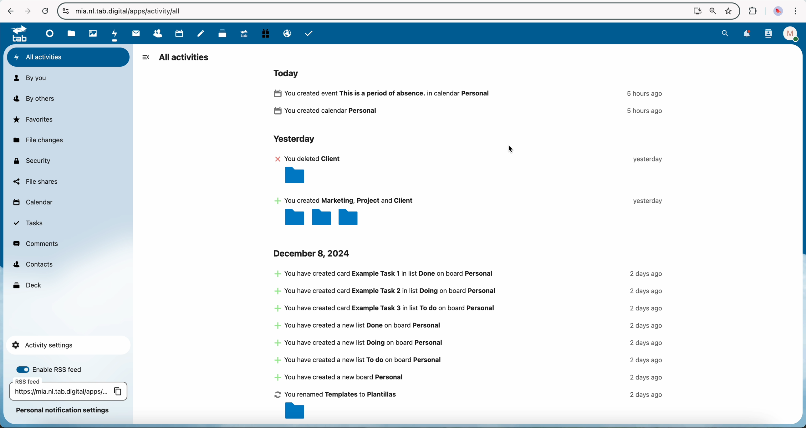 This screenshot has height=428, width=806. I want to click on yesterday, so click(293, 140).